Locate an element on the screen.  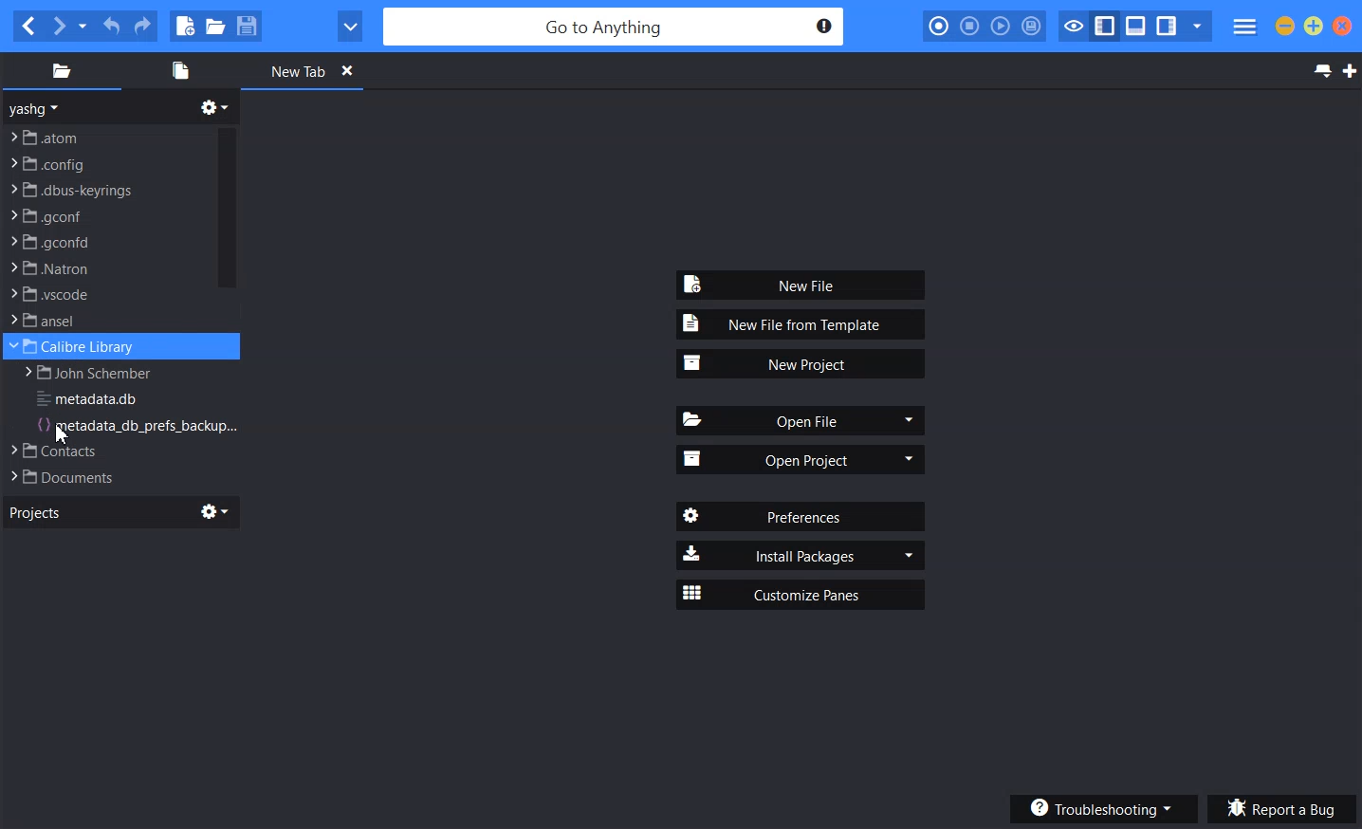
Show/Hide right pane is located at coordinates (1167, 27).